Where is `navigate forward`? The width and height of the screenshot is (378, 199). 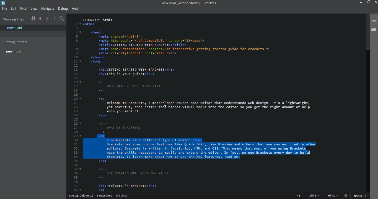 navigate forward is located at coordinates (48, 19).